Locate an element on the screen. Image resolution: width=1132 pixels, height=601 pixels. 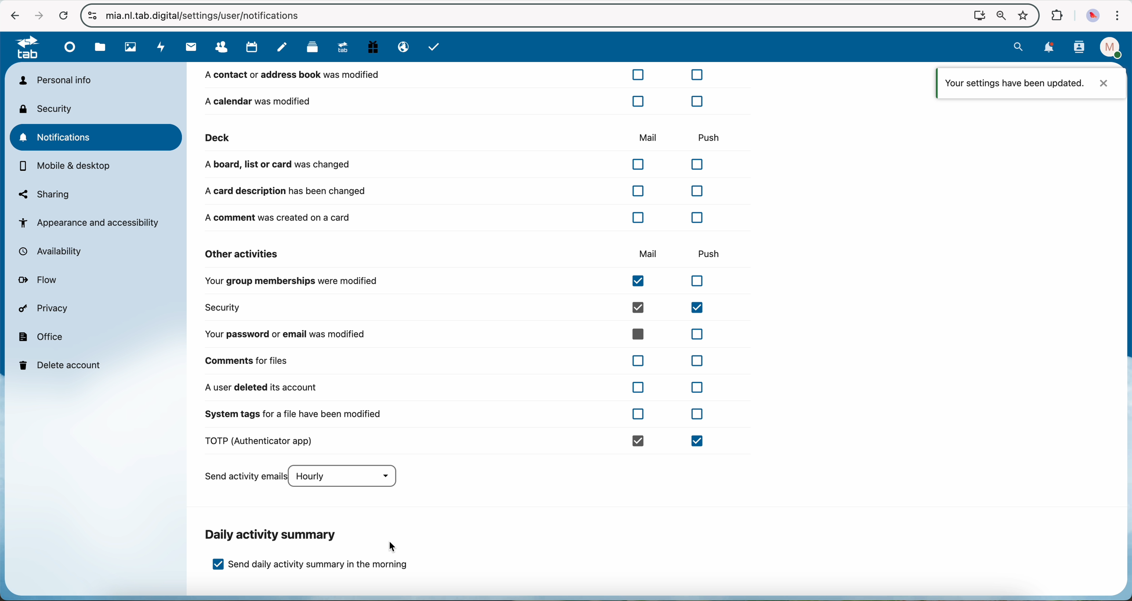
availability is located at coordinates (55, 252).